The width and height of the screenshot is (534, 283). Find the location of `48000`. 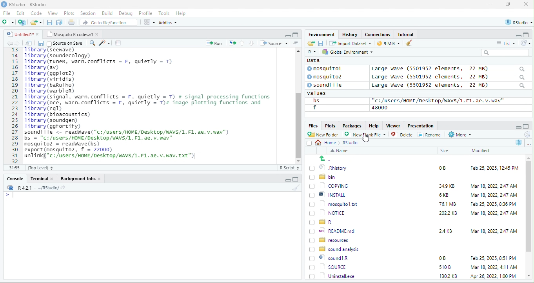

48000 is located at coordinates (380, 107).